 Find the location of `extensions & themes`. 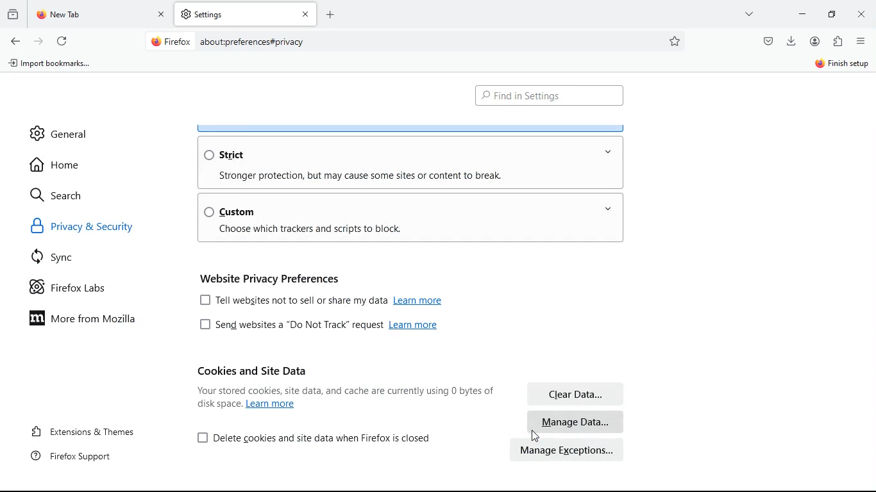

extensions & themes is located at coordinates (94, 429).